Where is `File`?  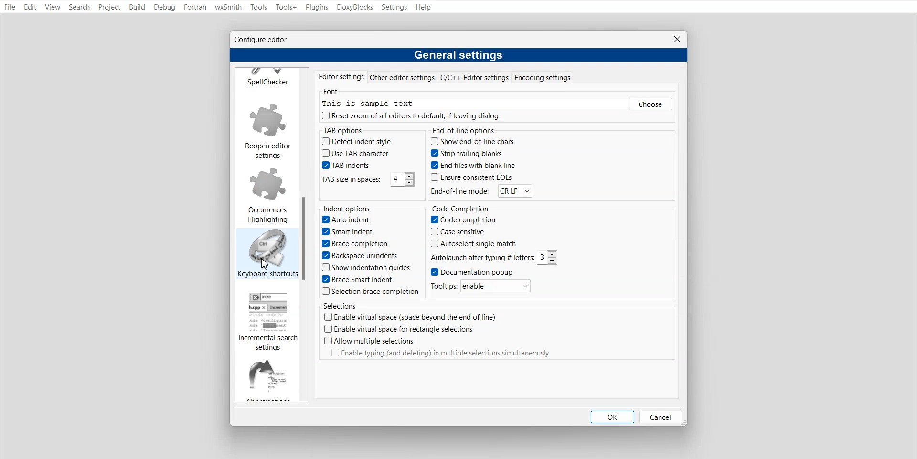
File is located at coordinates (10, 7).